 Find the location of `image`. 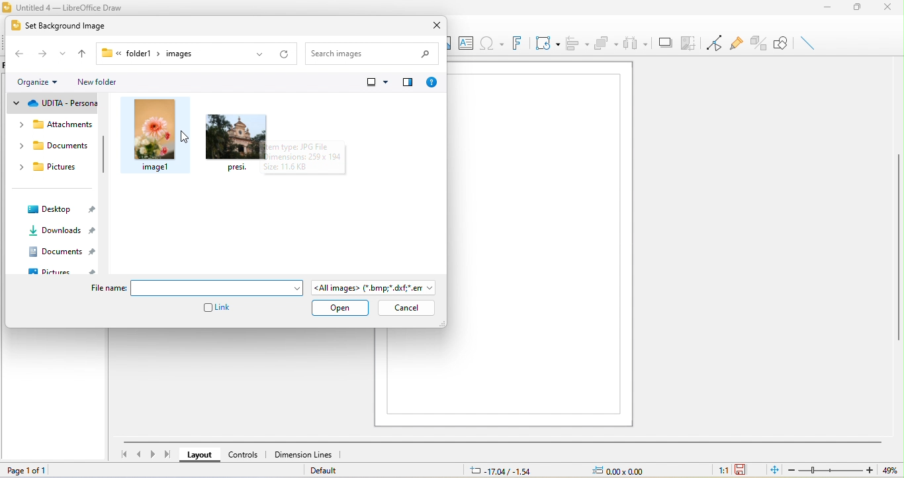

image is located at coordinates (236, 144).